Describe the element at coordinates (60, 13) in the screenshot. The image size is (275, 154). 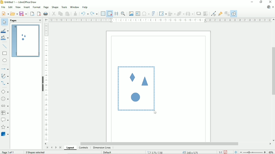
I see `Copy` at that location.